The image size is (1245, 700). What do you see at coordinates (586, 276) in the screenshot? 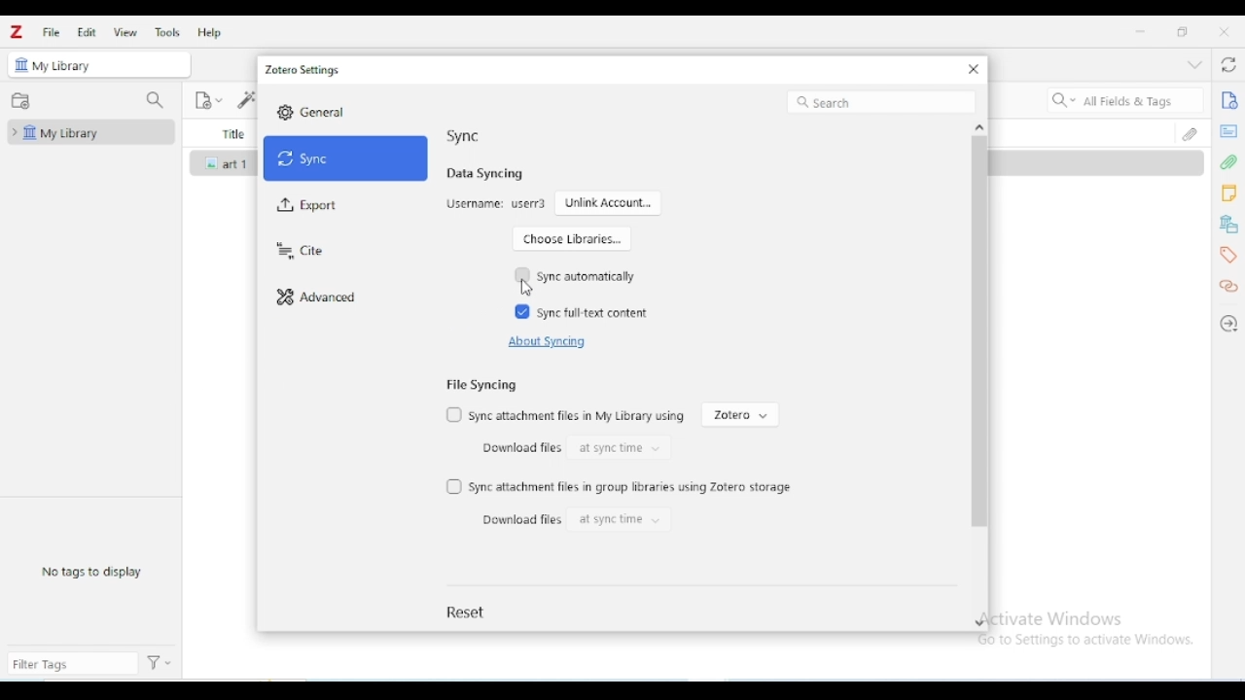
I see `sync automatically` at bounding box center [586, 276].